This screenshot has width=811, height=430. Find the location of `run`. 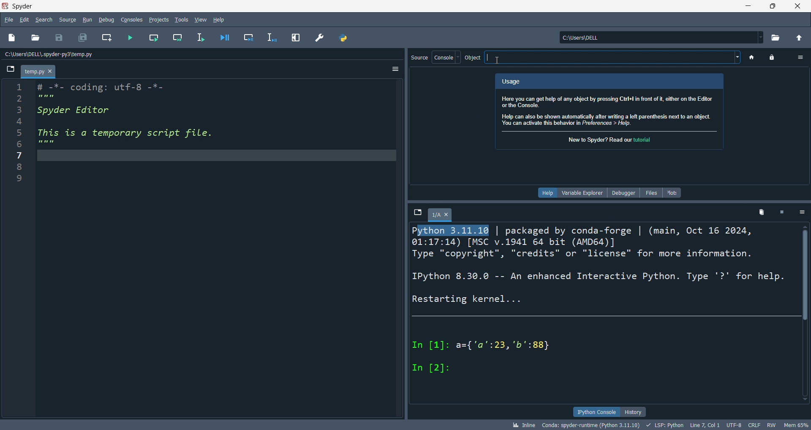

run is located at coordinates (86, 20).